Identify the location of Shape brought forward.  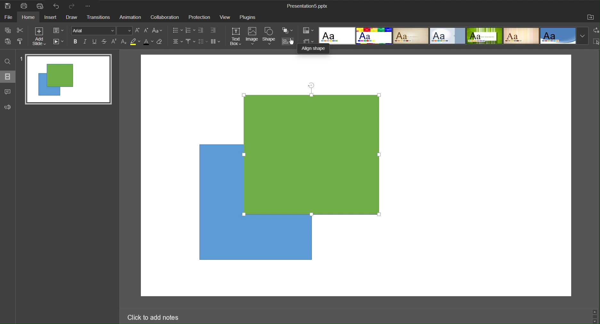
(312, 154).